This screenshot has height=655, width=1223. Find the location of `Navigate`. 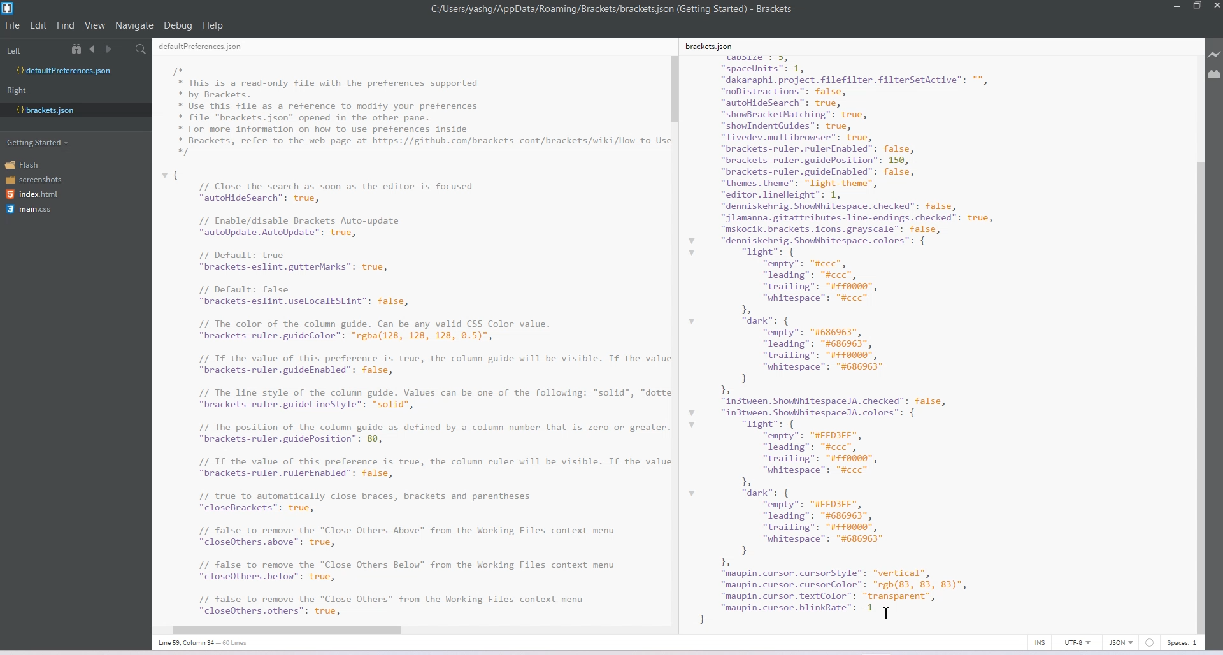

Navigate is located at coordinates (136, 25).